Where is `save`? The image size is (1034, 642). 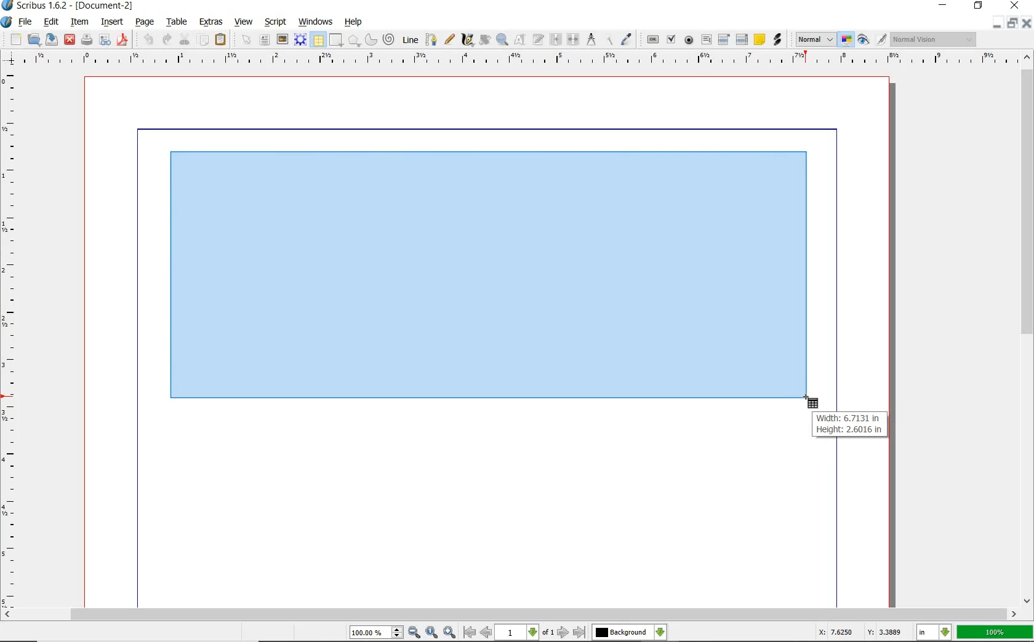 save is located at coordinates (51, 41).